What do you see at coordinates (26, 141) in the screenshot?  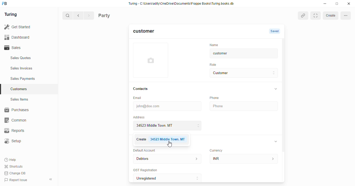 I see `Setup` at bounding box center [26, 141].